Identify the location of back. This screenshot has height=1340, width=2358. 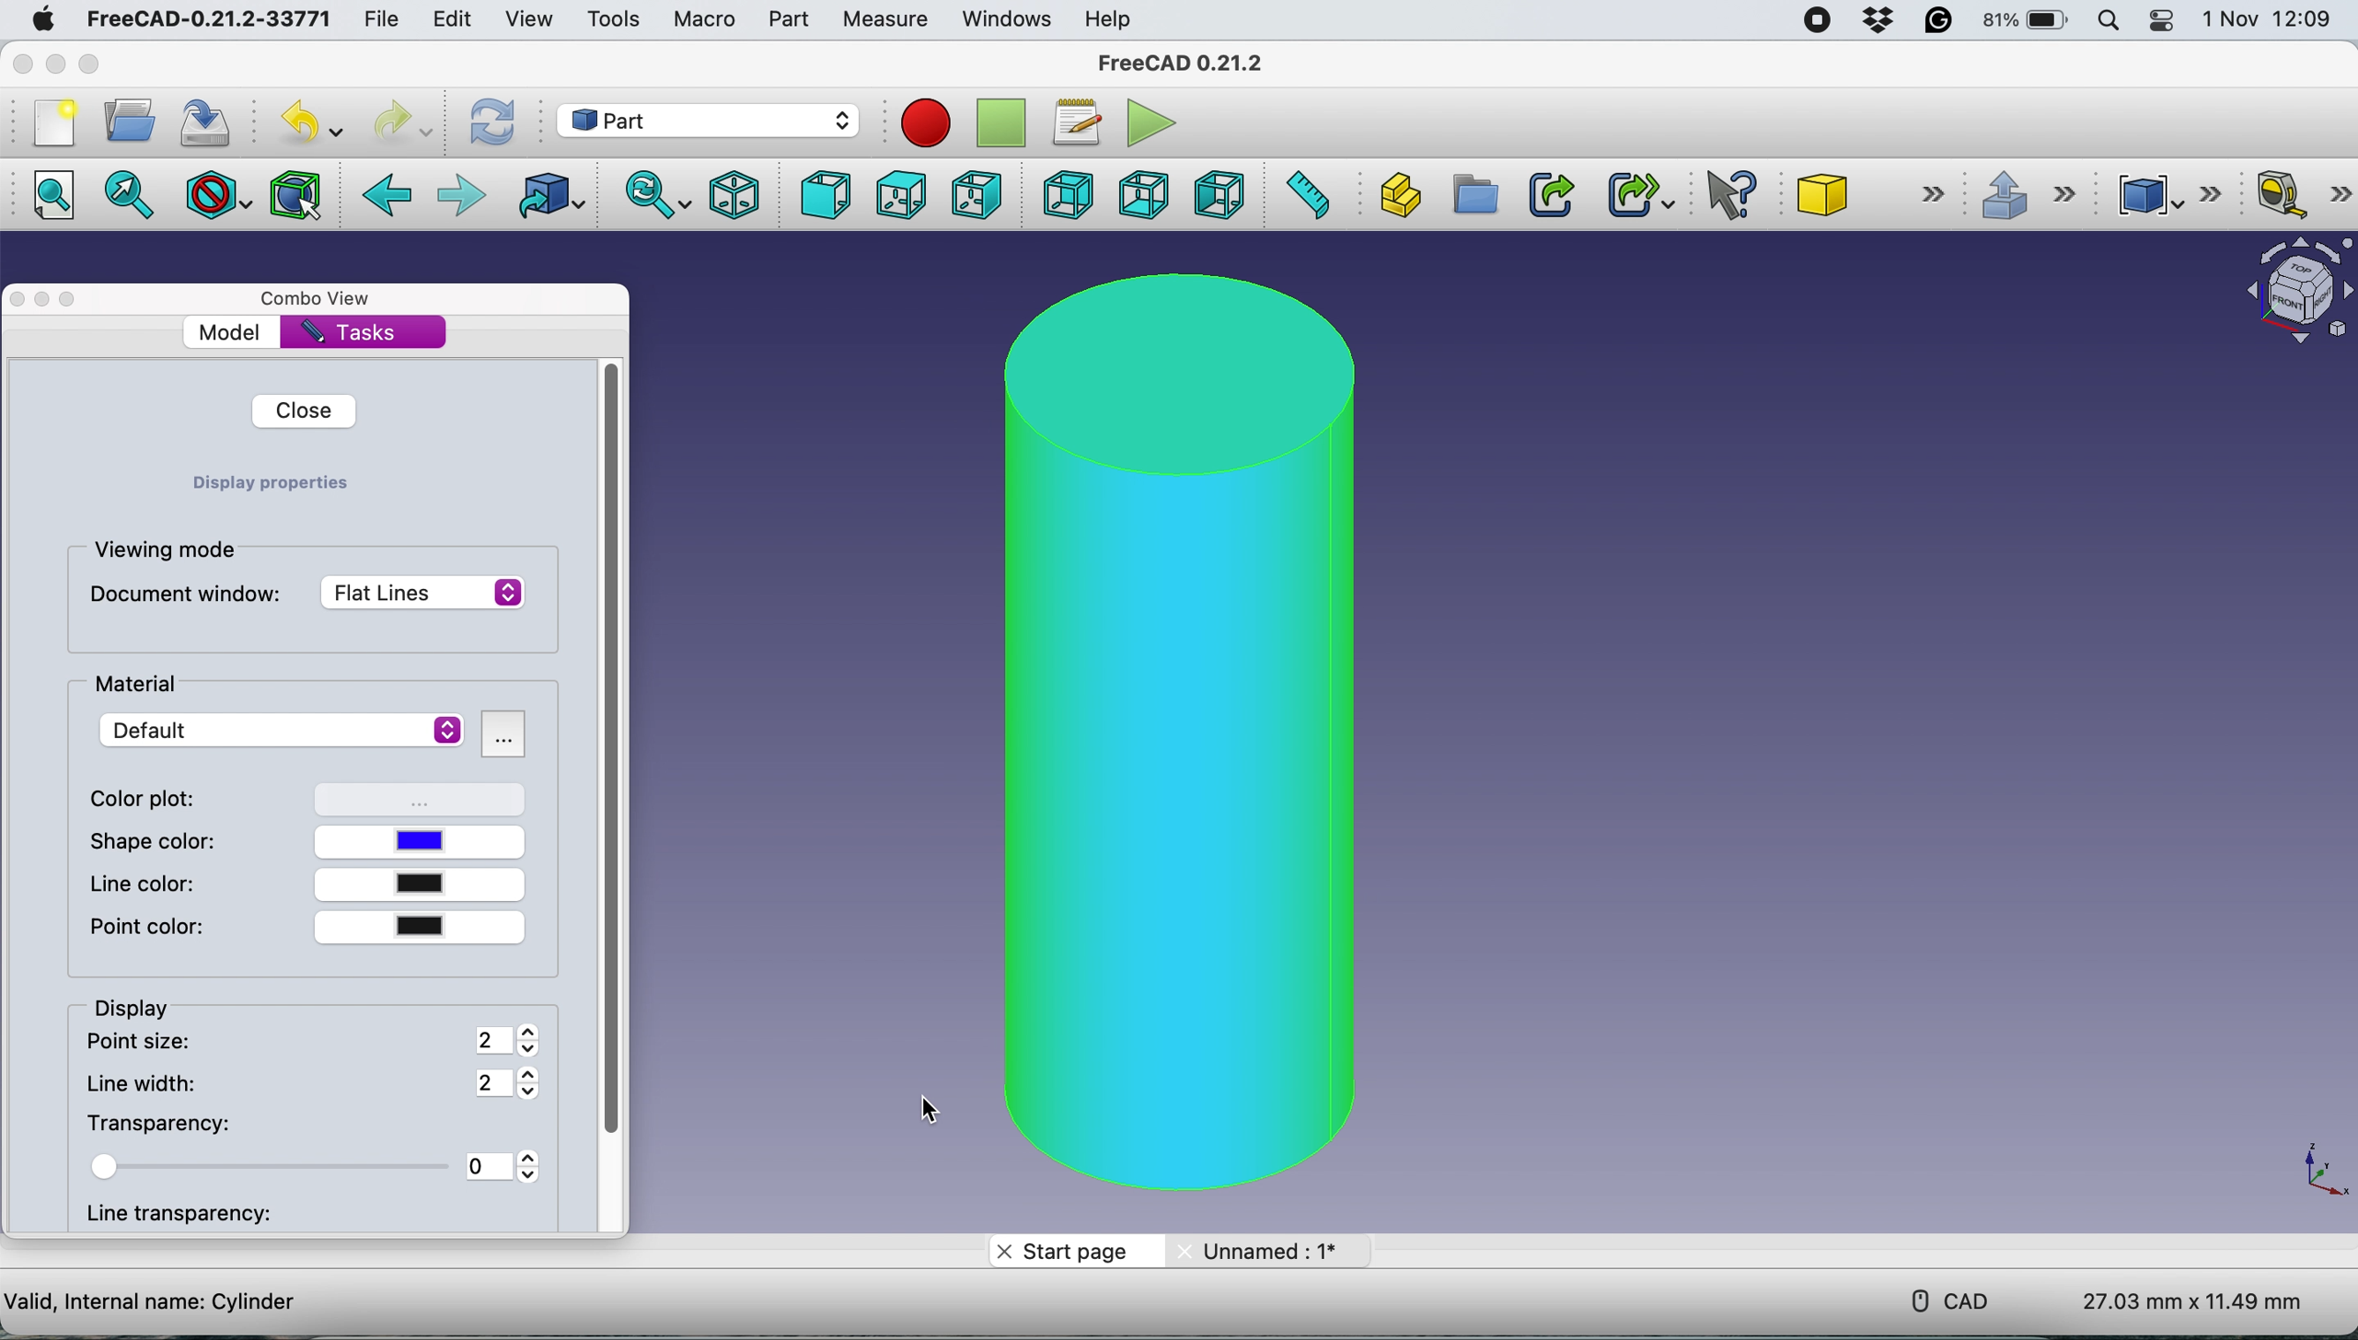
(388, 195).